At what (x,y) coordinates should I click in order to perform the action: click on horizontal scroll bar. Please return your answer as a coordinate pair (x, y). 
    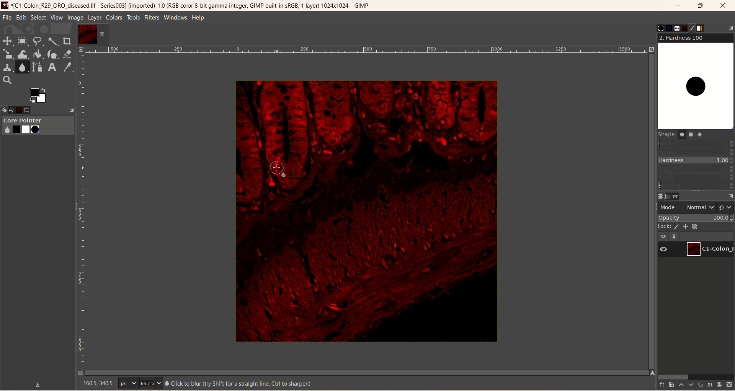
    Looking at the image, I should click on (694, 376).